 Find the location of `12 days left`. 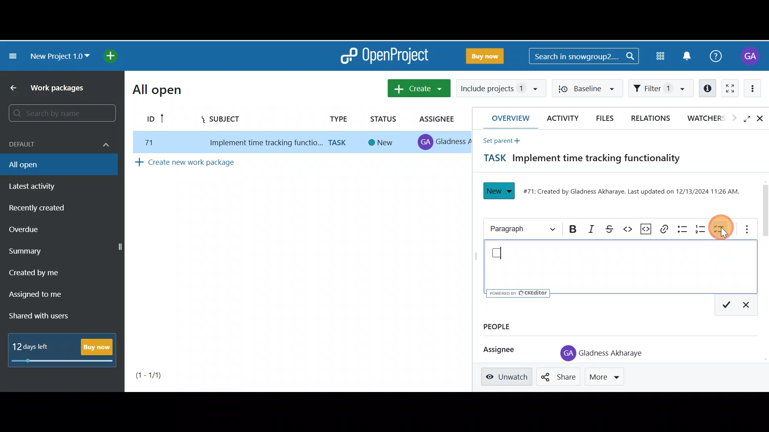

12 days left is located at coordinates (32, 347).